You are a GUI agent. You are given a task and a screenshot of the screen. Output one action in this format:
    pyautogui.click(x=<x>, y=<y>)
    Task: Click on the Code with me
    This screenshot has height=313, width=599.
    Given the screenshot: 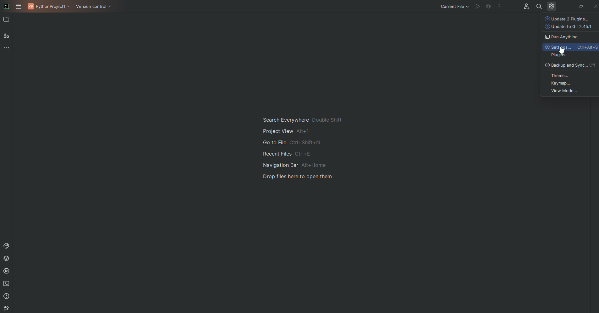 What is the action you would take?
    pyautogui.click(x=526, y=6)
    